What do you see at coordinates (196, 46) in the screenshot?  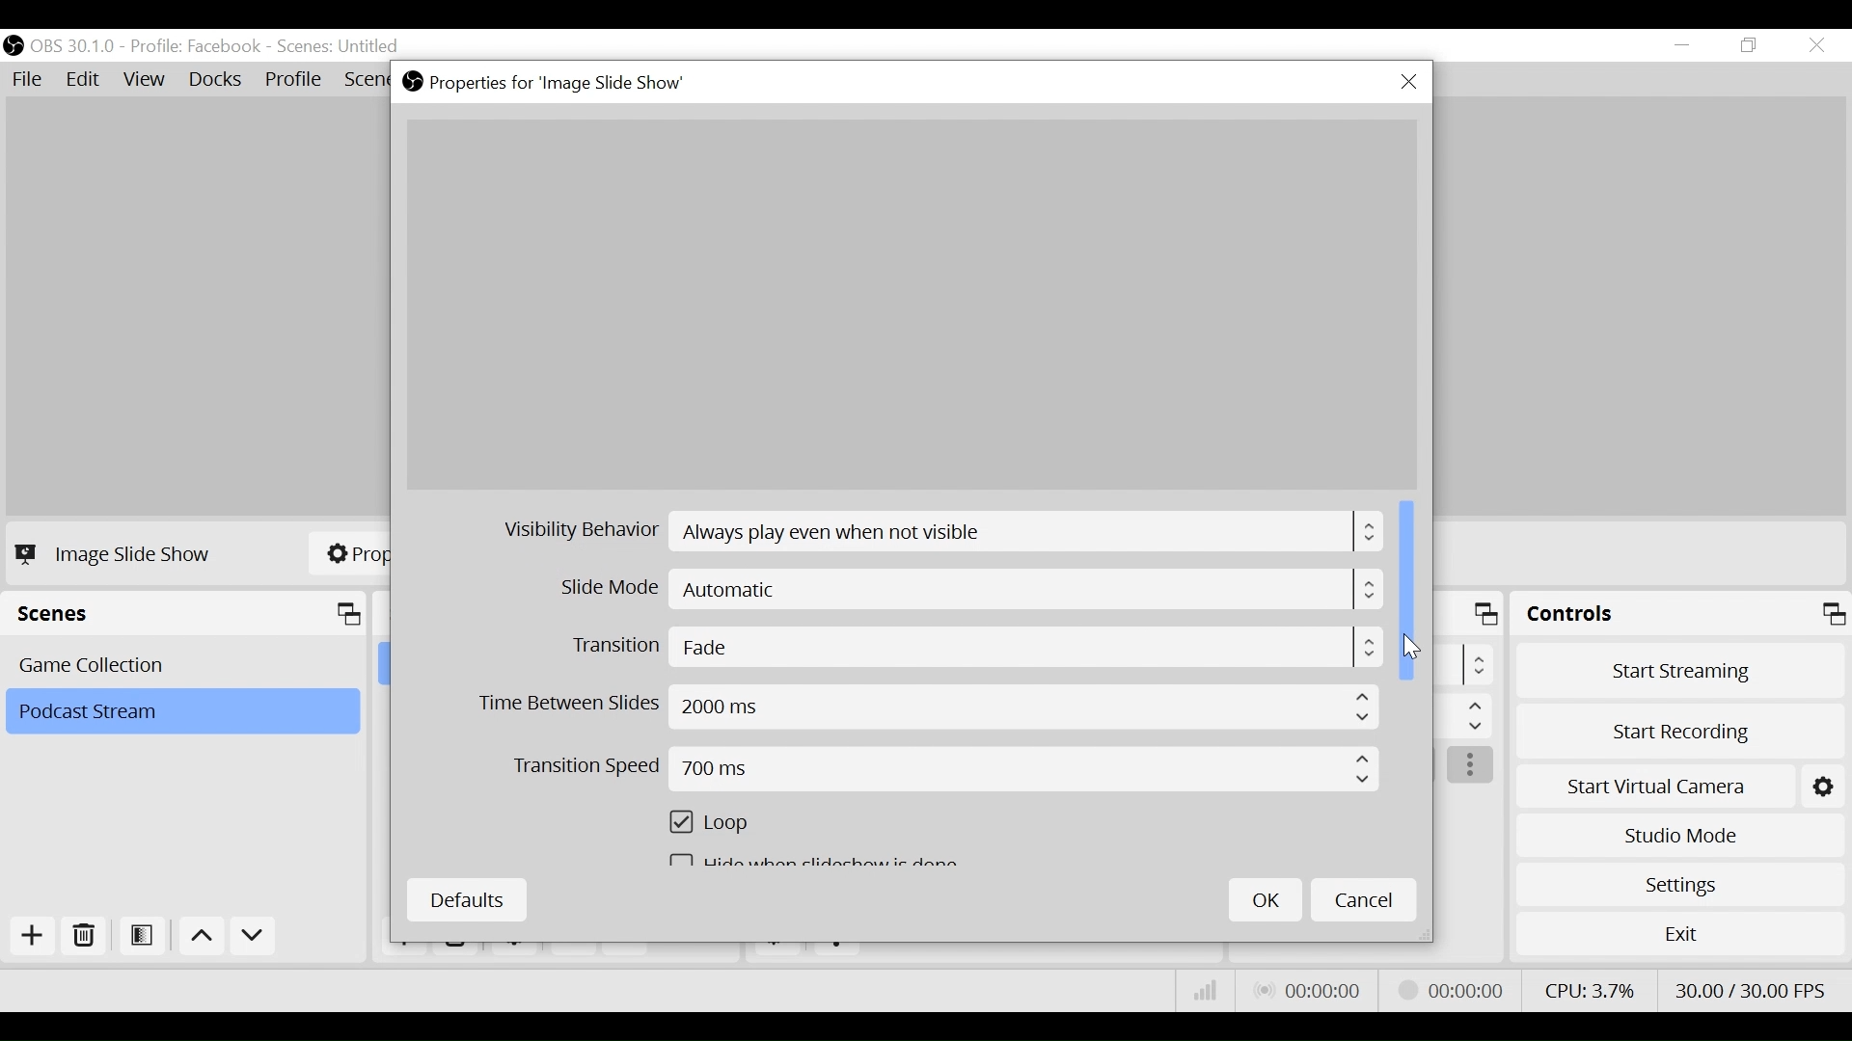 I see `Profile` at bounding box center [196, 46].